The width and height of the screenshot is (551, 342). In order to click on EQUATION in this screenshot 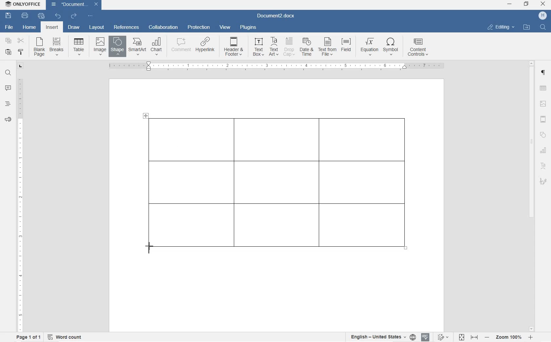, I will do `click(370, 47)`.